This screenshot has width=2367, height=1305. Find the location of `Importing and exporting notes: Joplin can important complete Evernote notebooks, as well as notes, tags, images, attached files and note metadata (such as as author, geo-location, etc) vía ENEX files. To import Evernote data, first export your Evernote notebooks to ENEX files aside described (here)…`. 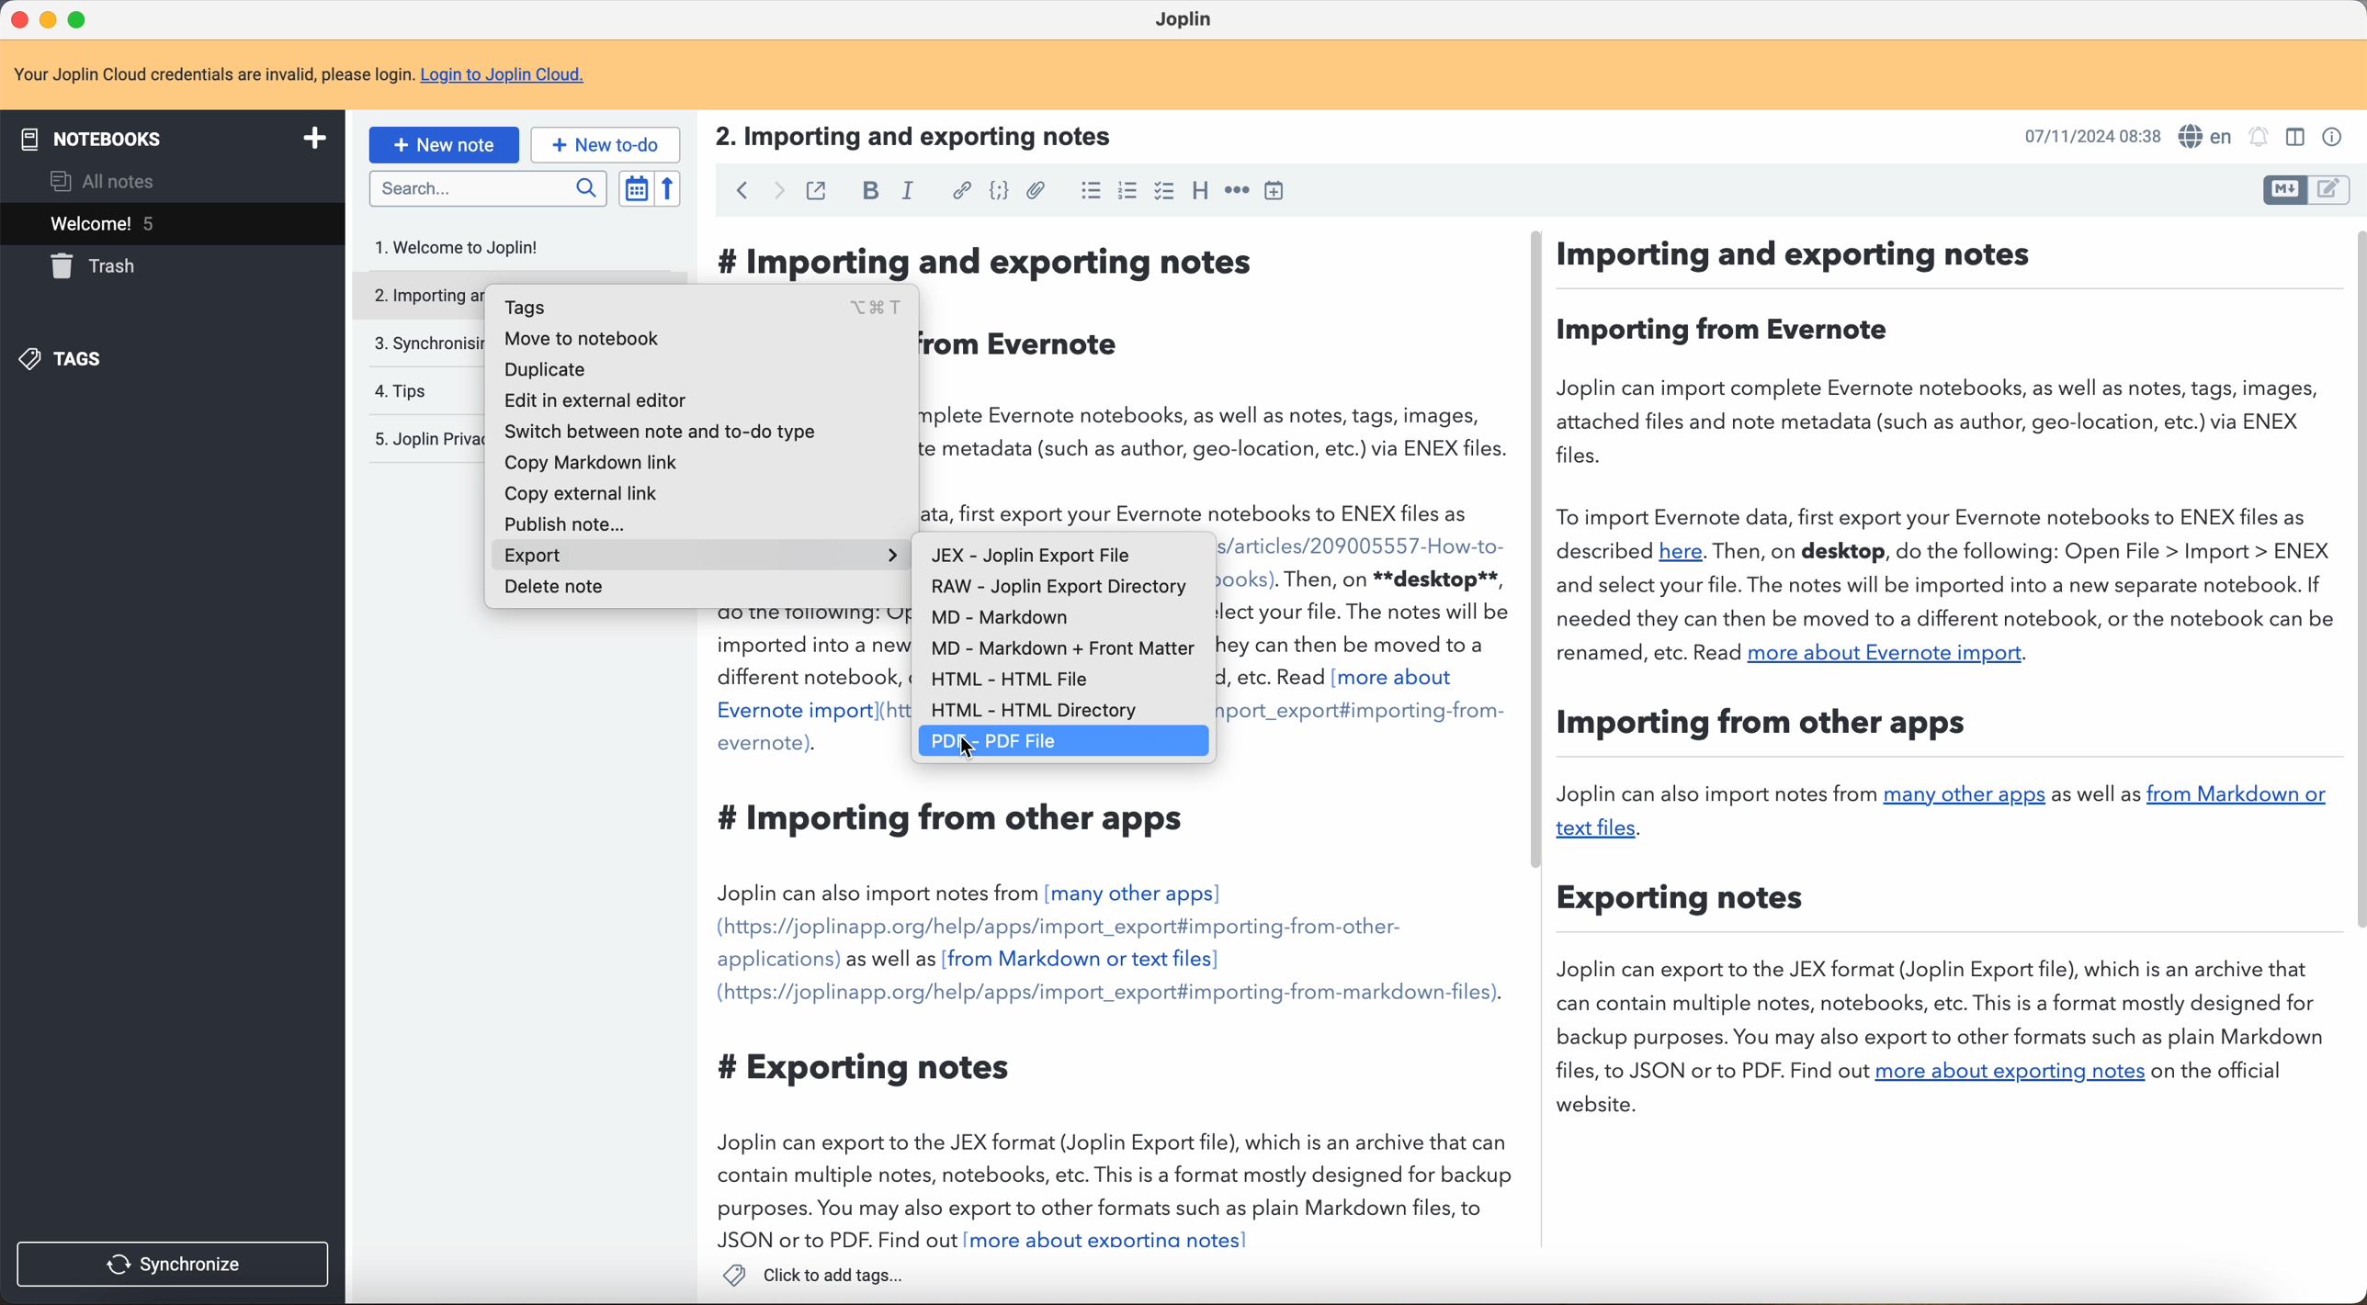

Importing and exporting notes: Joplin can important complete Evernote notebooks, as well as notes, tags, images, attached files and note metadata (such as as author, geo-location, etc) vía ENEX files. To import Evernote data, first export your Evernote notebooks to ENEX files aside described (here)… is located at coordinates (1945, 681).